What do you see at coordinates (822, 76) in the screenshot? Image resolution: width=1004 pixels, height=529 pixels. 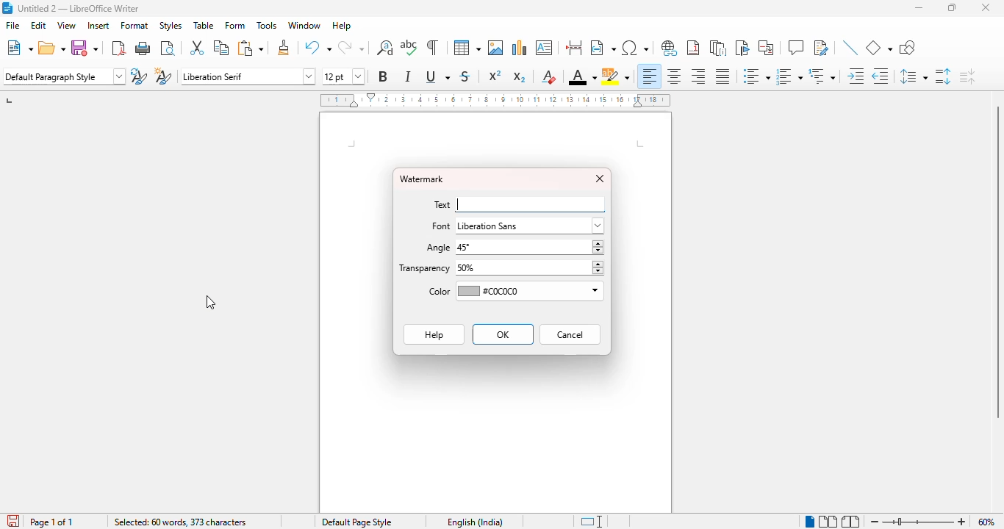 I see `select outline format` at bounding box center [822, 76].